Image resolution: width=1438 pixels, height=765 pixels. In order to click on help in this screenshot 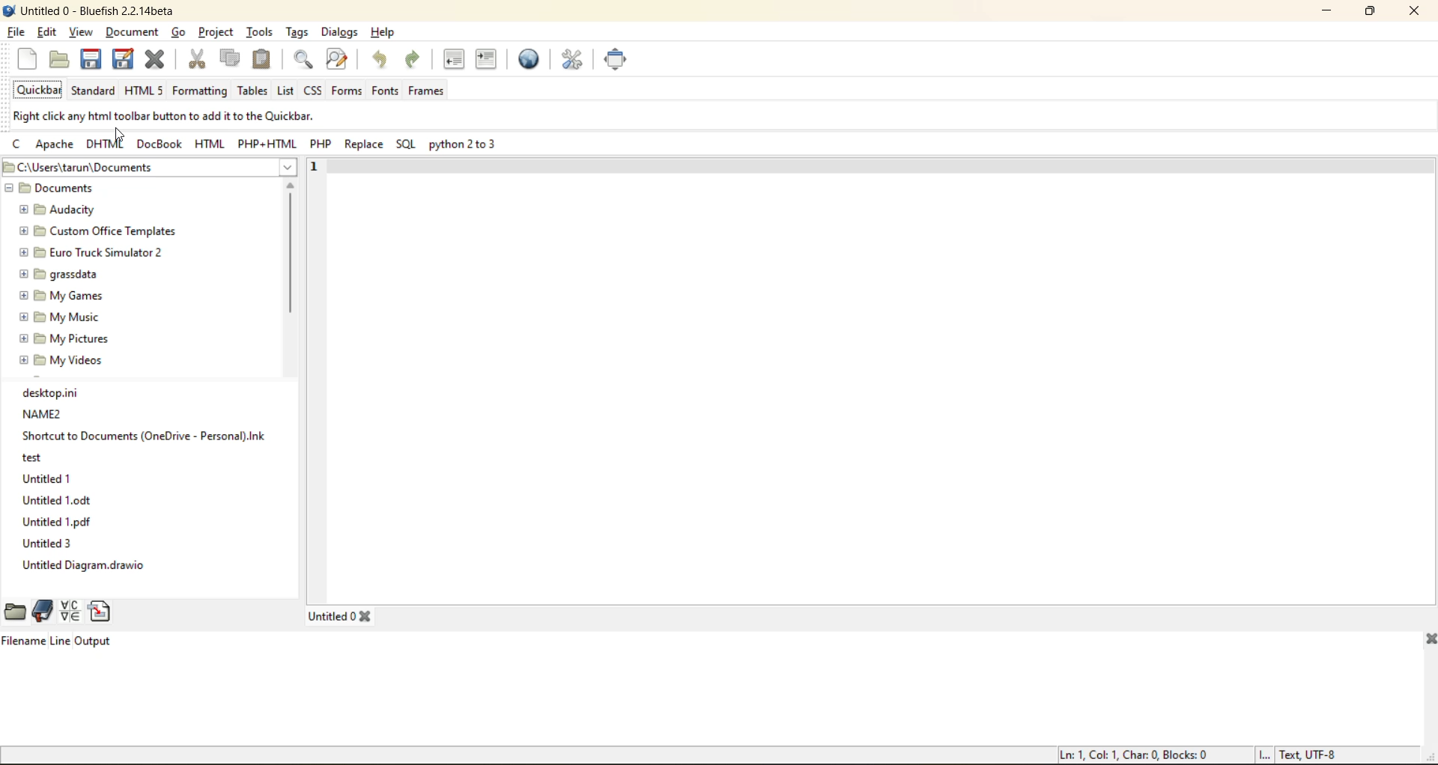, I will do `click(383, 32)`.